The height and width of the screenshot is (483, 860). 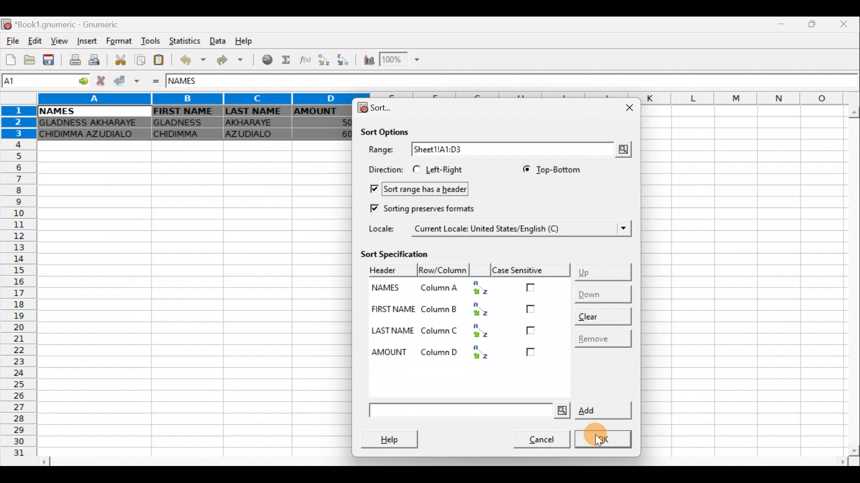 What do you see at coordinates (602, 314) in the screenshot?
I see `Clear` at bounding box center [602, 314].